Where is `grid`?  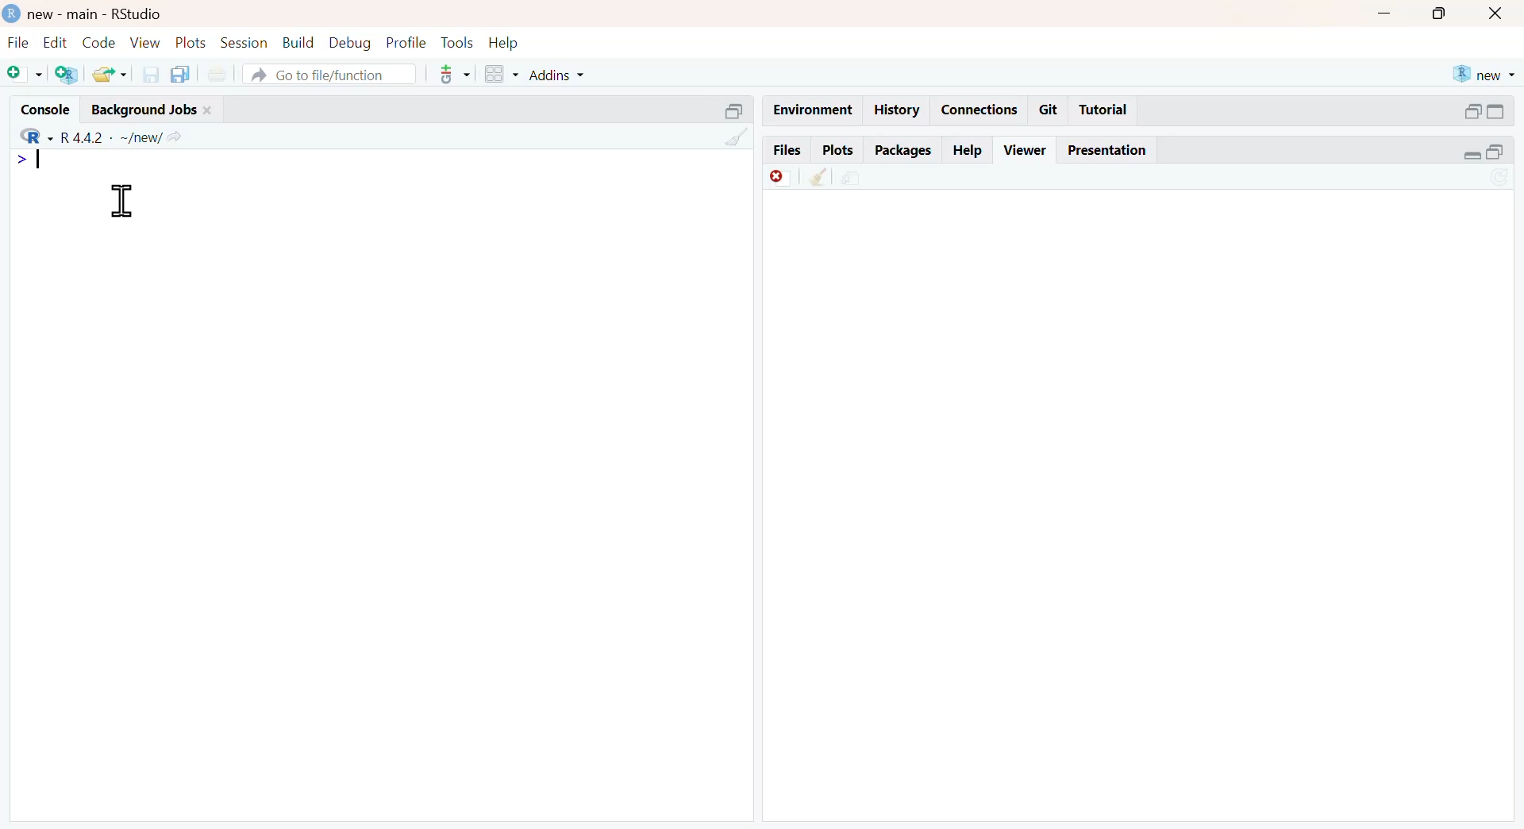
grid is located at coordinates (503, 74).